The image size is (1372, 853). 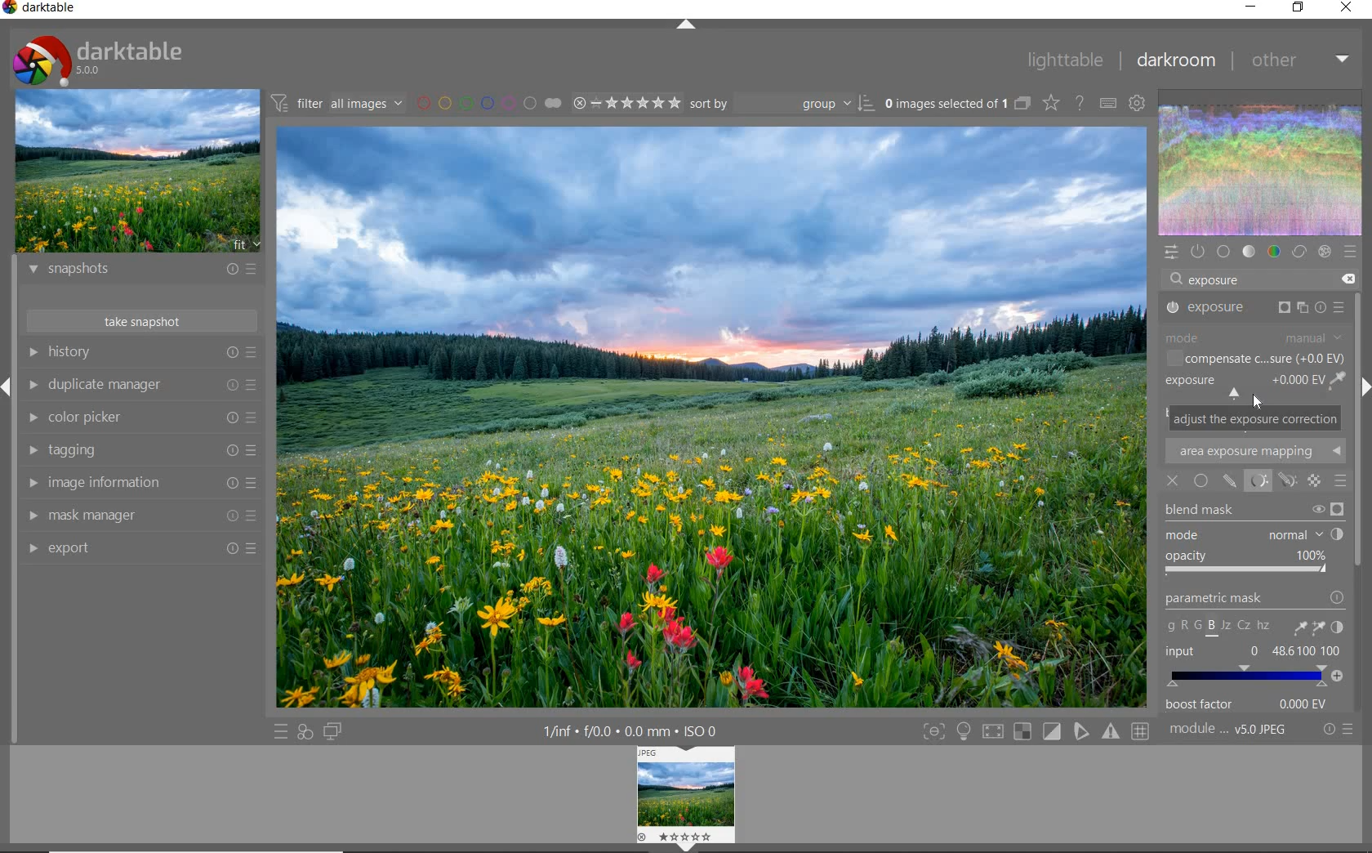 I want to click on expand grouped images, so click(x=957, y=105).